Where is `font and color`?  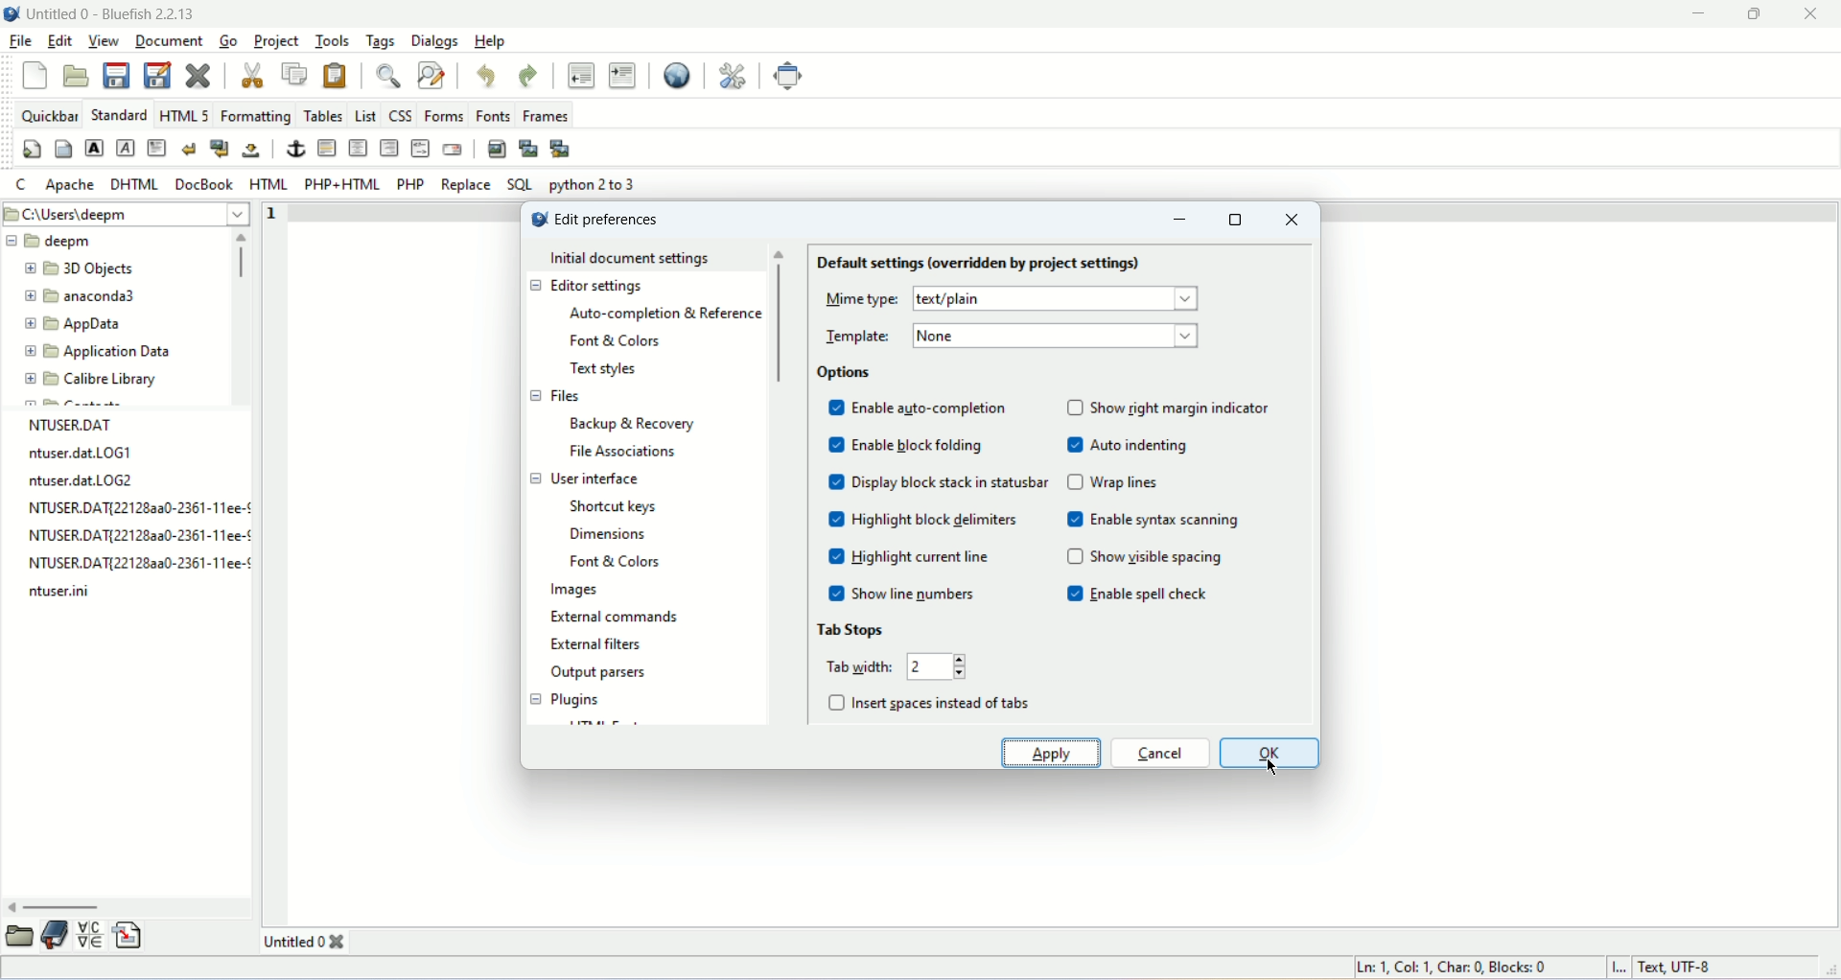
font and color is located at coordinates (619, 341).